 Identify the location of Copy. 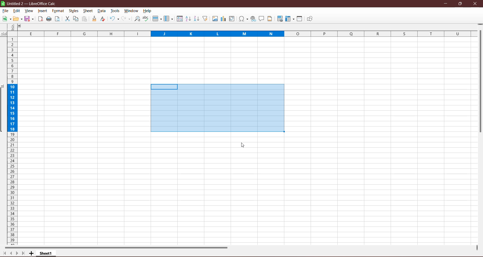
(76, 19).